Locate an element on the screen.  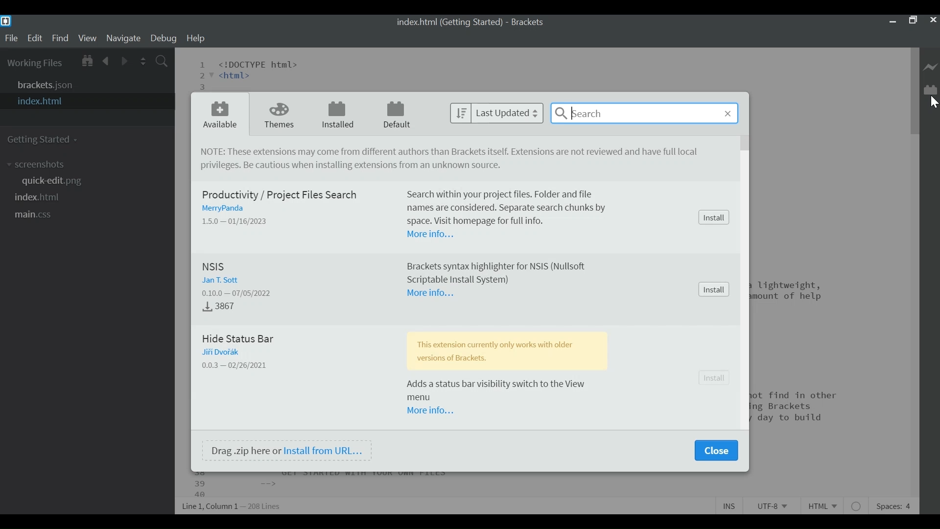
NOTE: These Extensions may come from different authors than brackets itself. Extensions are not reviewed and have not full privileges is located at coordinates (453, 152).